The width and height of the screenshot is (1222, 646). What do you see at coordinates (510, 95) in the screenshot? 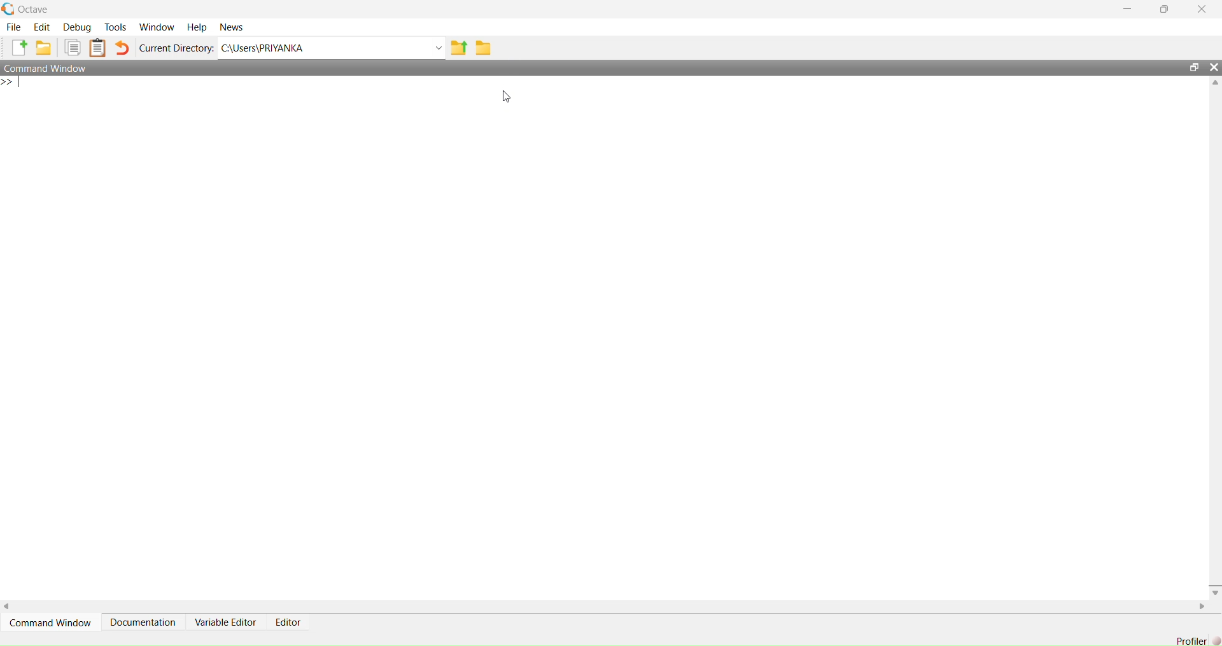
I see `Cursor` at bounding box center [510, 95].